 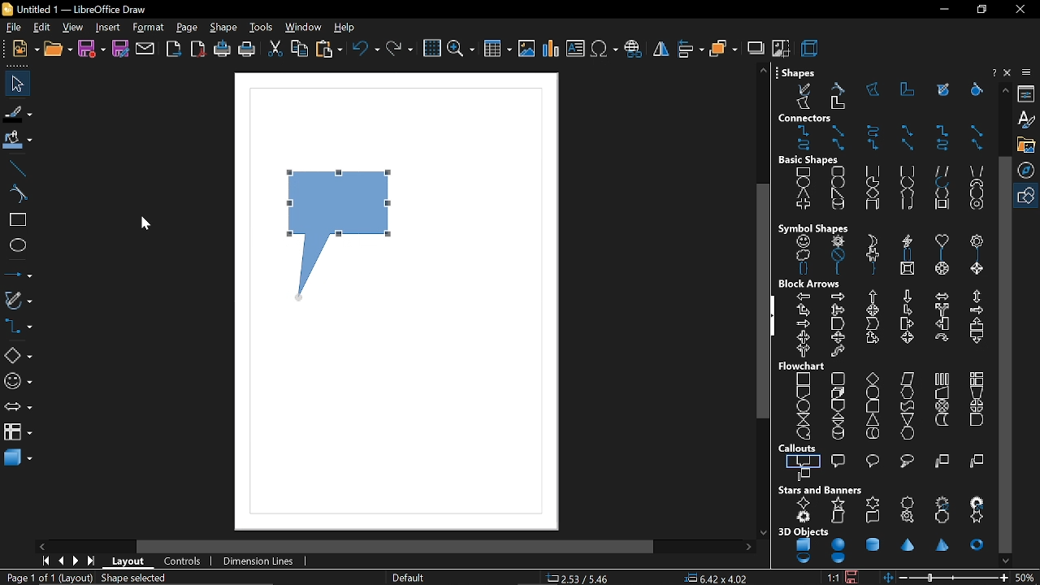 What do you see at coordinates (978, 255) in the screenshot?
I see `right bracket` at bounding box center [978, 255].